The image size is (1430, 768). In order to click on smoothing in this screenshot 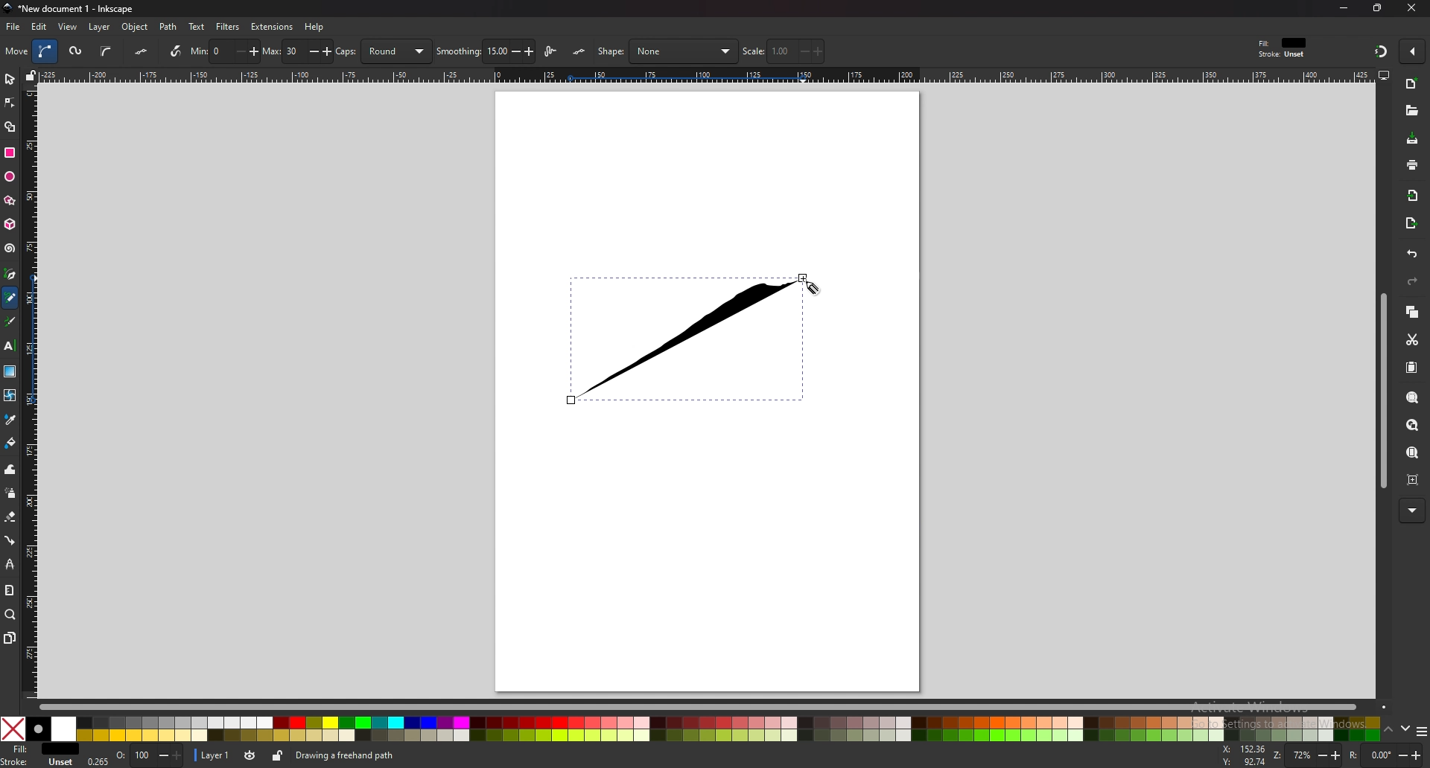, I will do `click(485, 50)`.